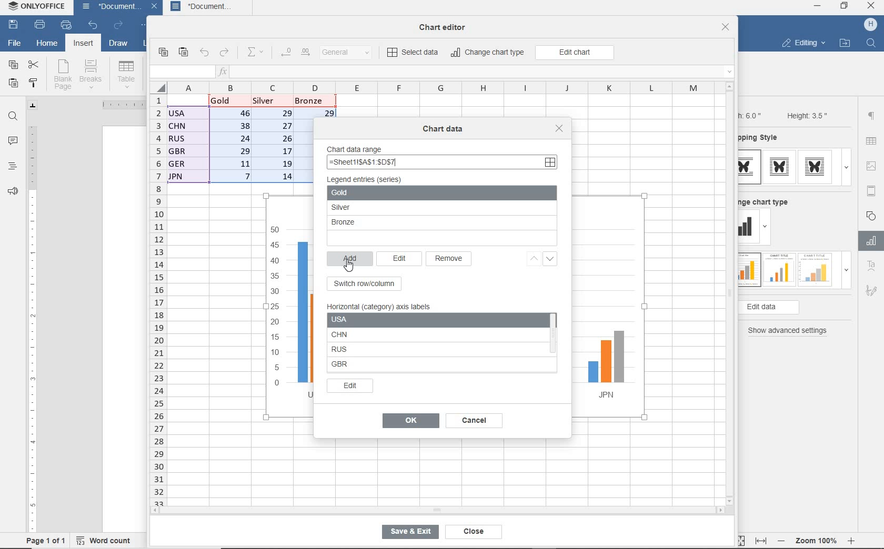 This screenshot has height=549, width=884. What do you see at coordinates (730, 86) in the screenshot?
I see `scroll up` at bounding box center [730, 86].